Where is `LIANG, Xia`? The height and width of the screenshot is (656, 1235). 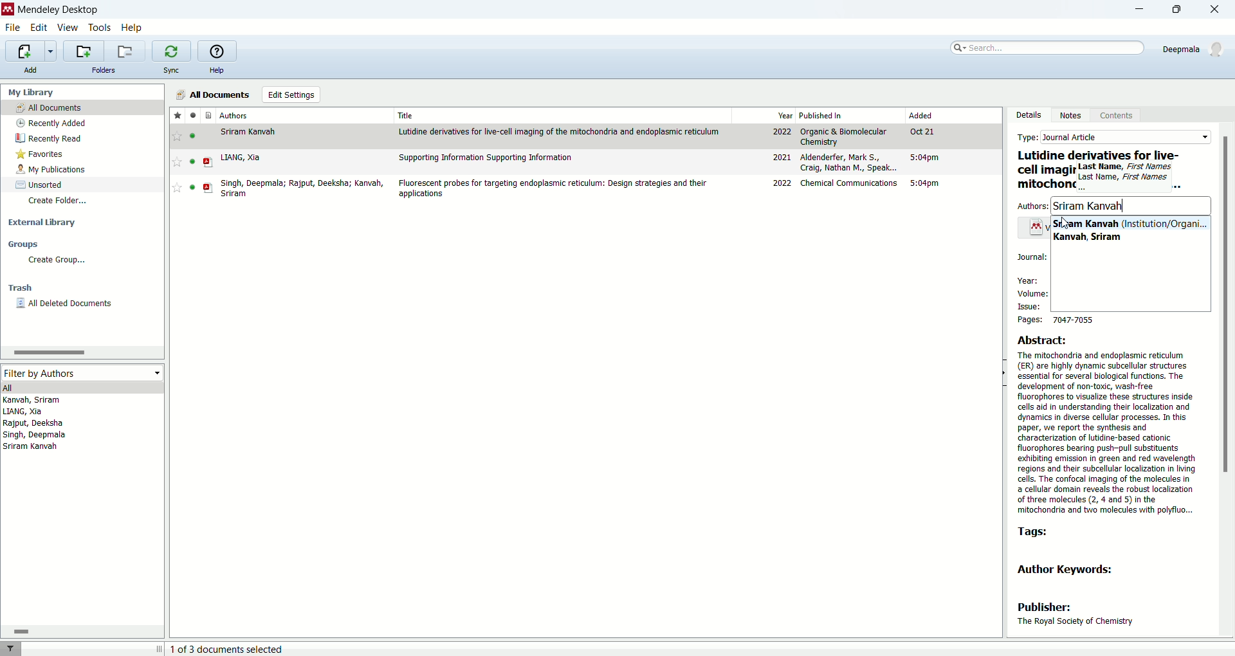 LIANG, Xia is located at coordinates (24, 412).